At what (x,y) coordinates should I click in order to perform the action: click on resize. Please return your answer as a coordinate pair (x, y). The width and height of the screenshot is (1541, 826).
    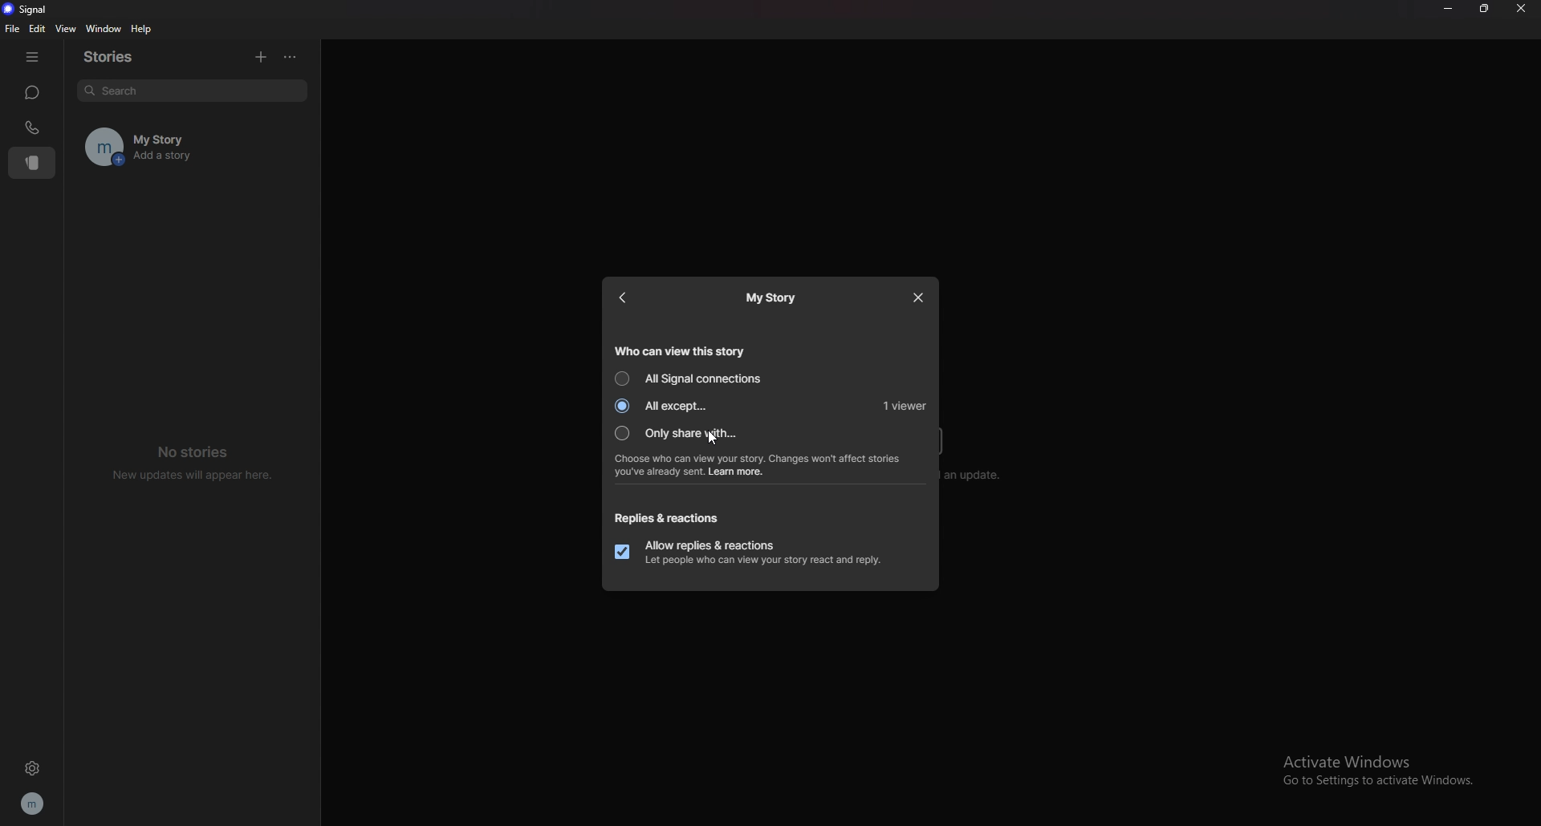
    Looking at the image, I should click on (1484, 9).